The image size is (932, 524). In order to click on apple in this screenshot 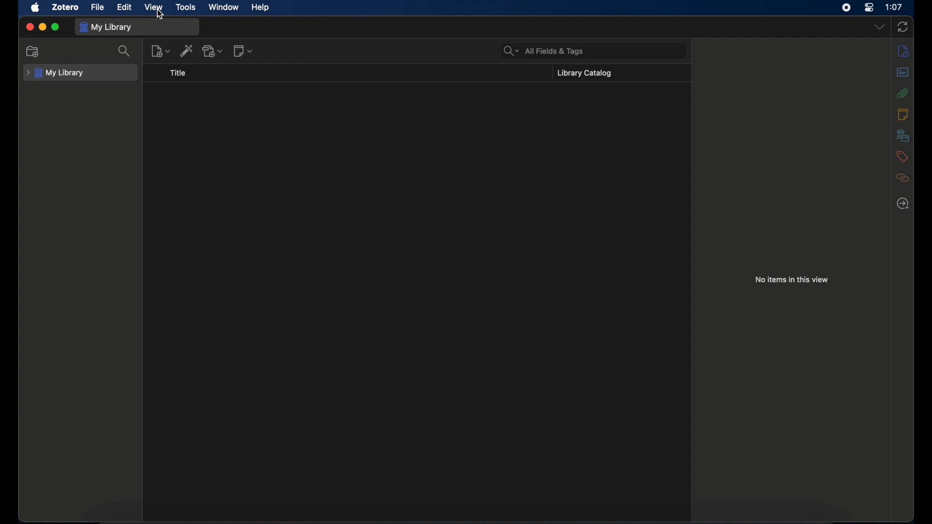, I will do `click(35, 8)`.